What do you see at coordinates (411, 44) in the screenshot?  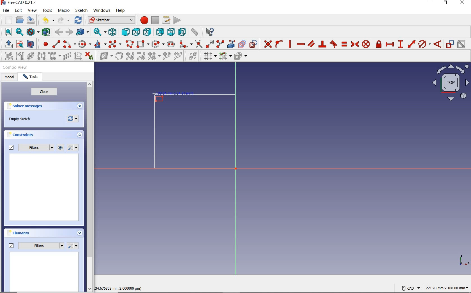 I see `constrain distance` at bounding box center [411, 44].